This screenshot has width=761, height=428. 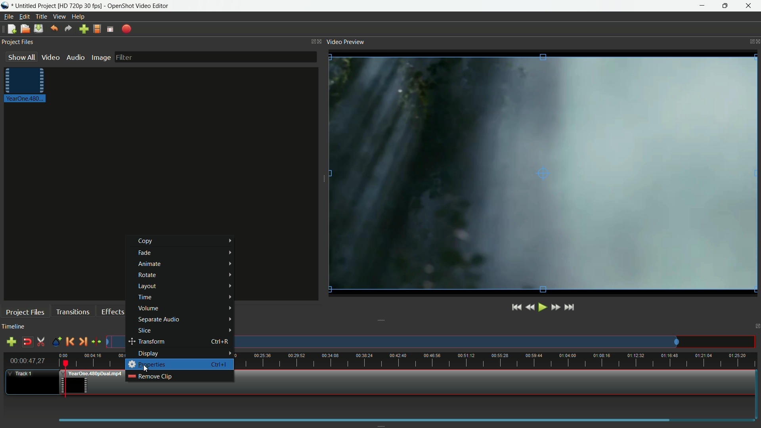 I want to click on disable snap, so click(x=25, y=342).